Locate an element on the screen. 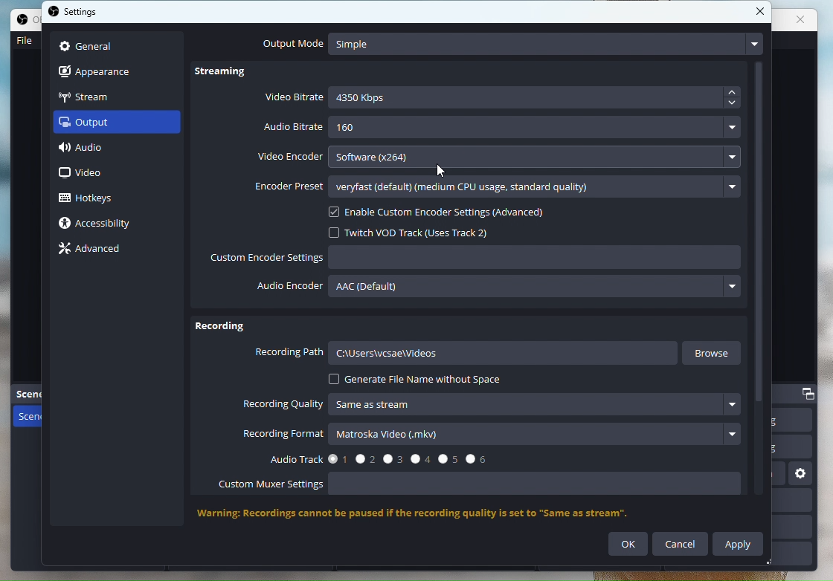 The width and height of the screenshot is (833, 581). Cancel is located at coordinates (681, 544).